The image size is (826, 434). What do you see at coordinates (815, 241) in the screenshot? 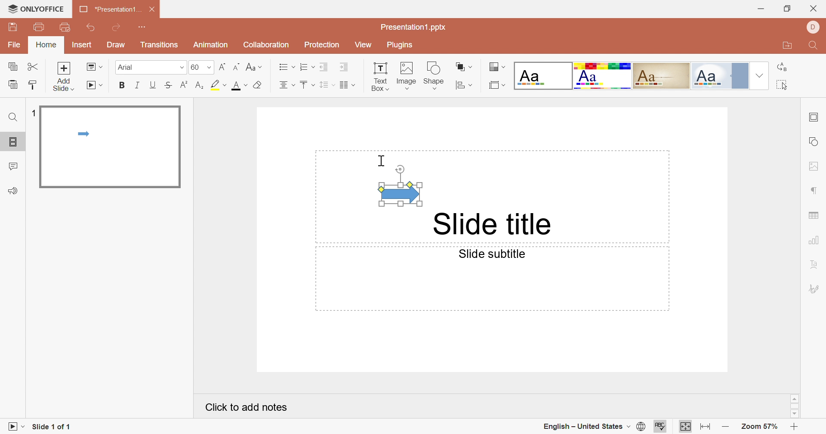
I see `Chart settings` at bounding box center [815, 241].